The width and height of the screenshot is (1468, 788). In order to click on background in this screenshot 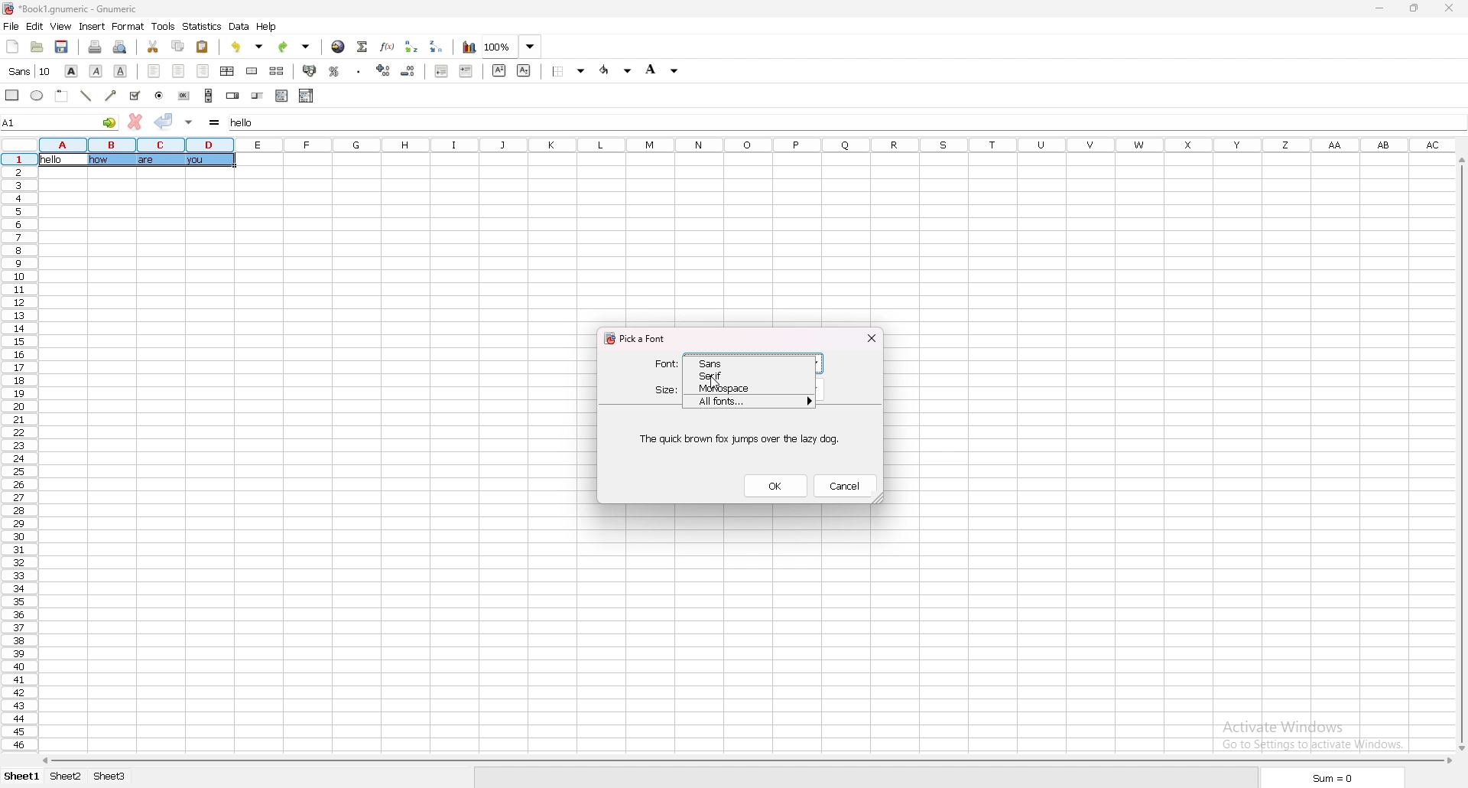, I will do `click(664, 69)`.